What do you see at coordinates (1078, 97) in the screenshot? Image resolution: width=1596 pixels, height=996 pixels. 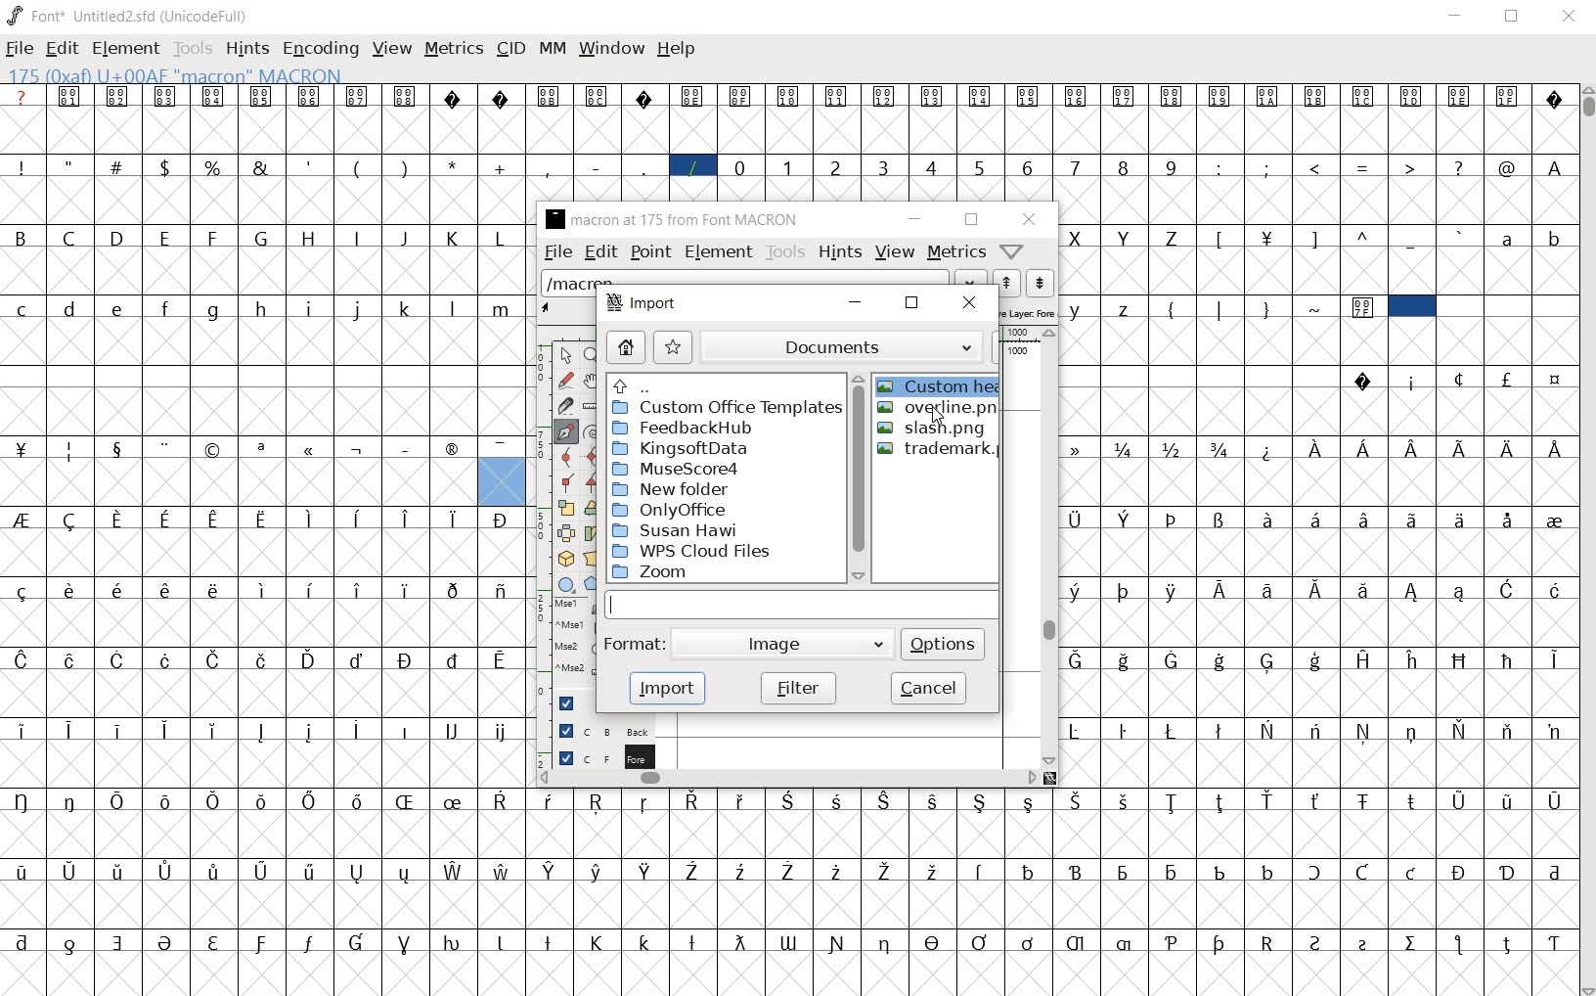 I see `Symbol` at bounding box center [1078, 97].